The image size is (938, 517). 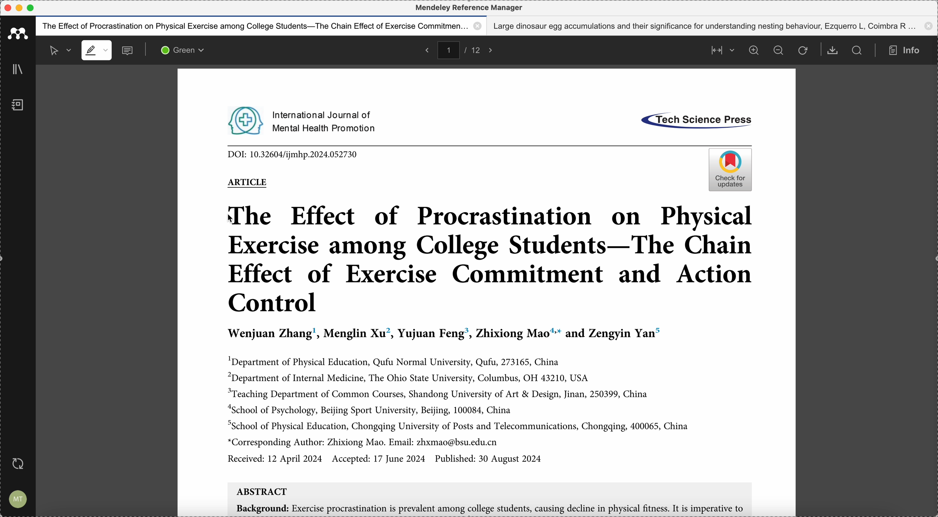 What do you see at coordinates (714, 26) in the screenshot?
I see `Large dinosaur egg accumulations and their significance for understanding nesting behaviour, Ezquerro` at bounding box center [714, 26].